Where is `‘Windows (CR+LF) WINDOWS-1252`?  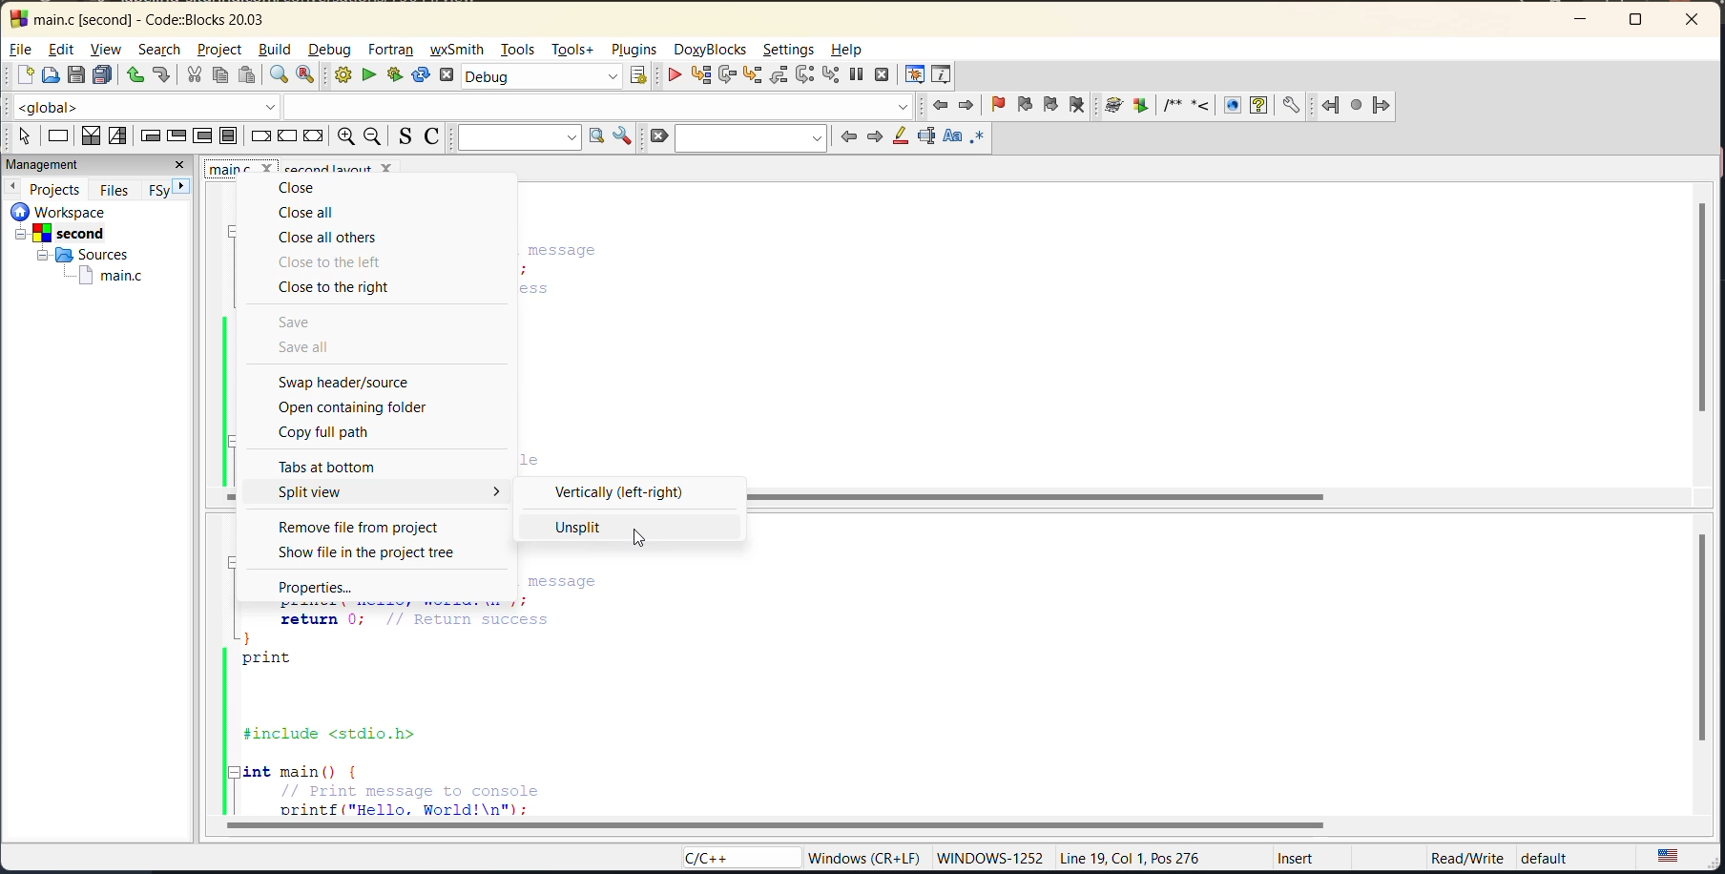
‘Windows (CR+LF) WINDOWS-1252 is located at coordinates (924, 858).